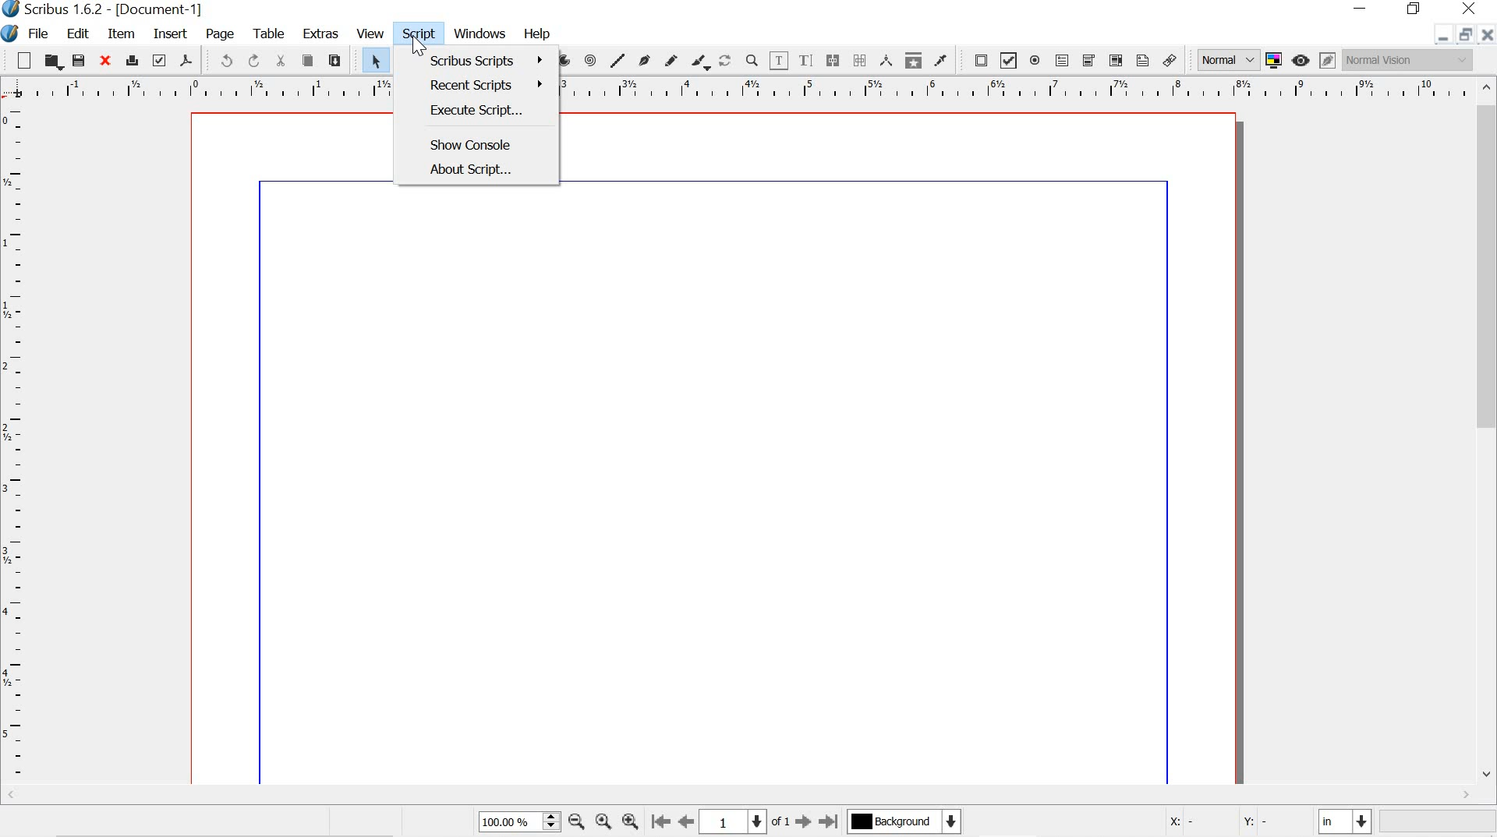 The height and width of the screenshot is (837, 1497). I want to click on print, so click(131, 61).